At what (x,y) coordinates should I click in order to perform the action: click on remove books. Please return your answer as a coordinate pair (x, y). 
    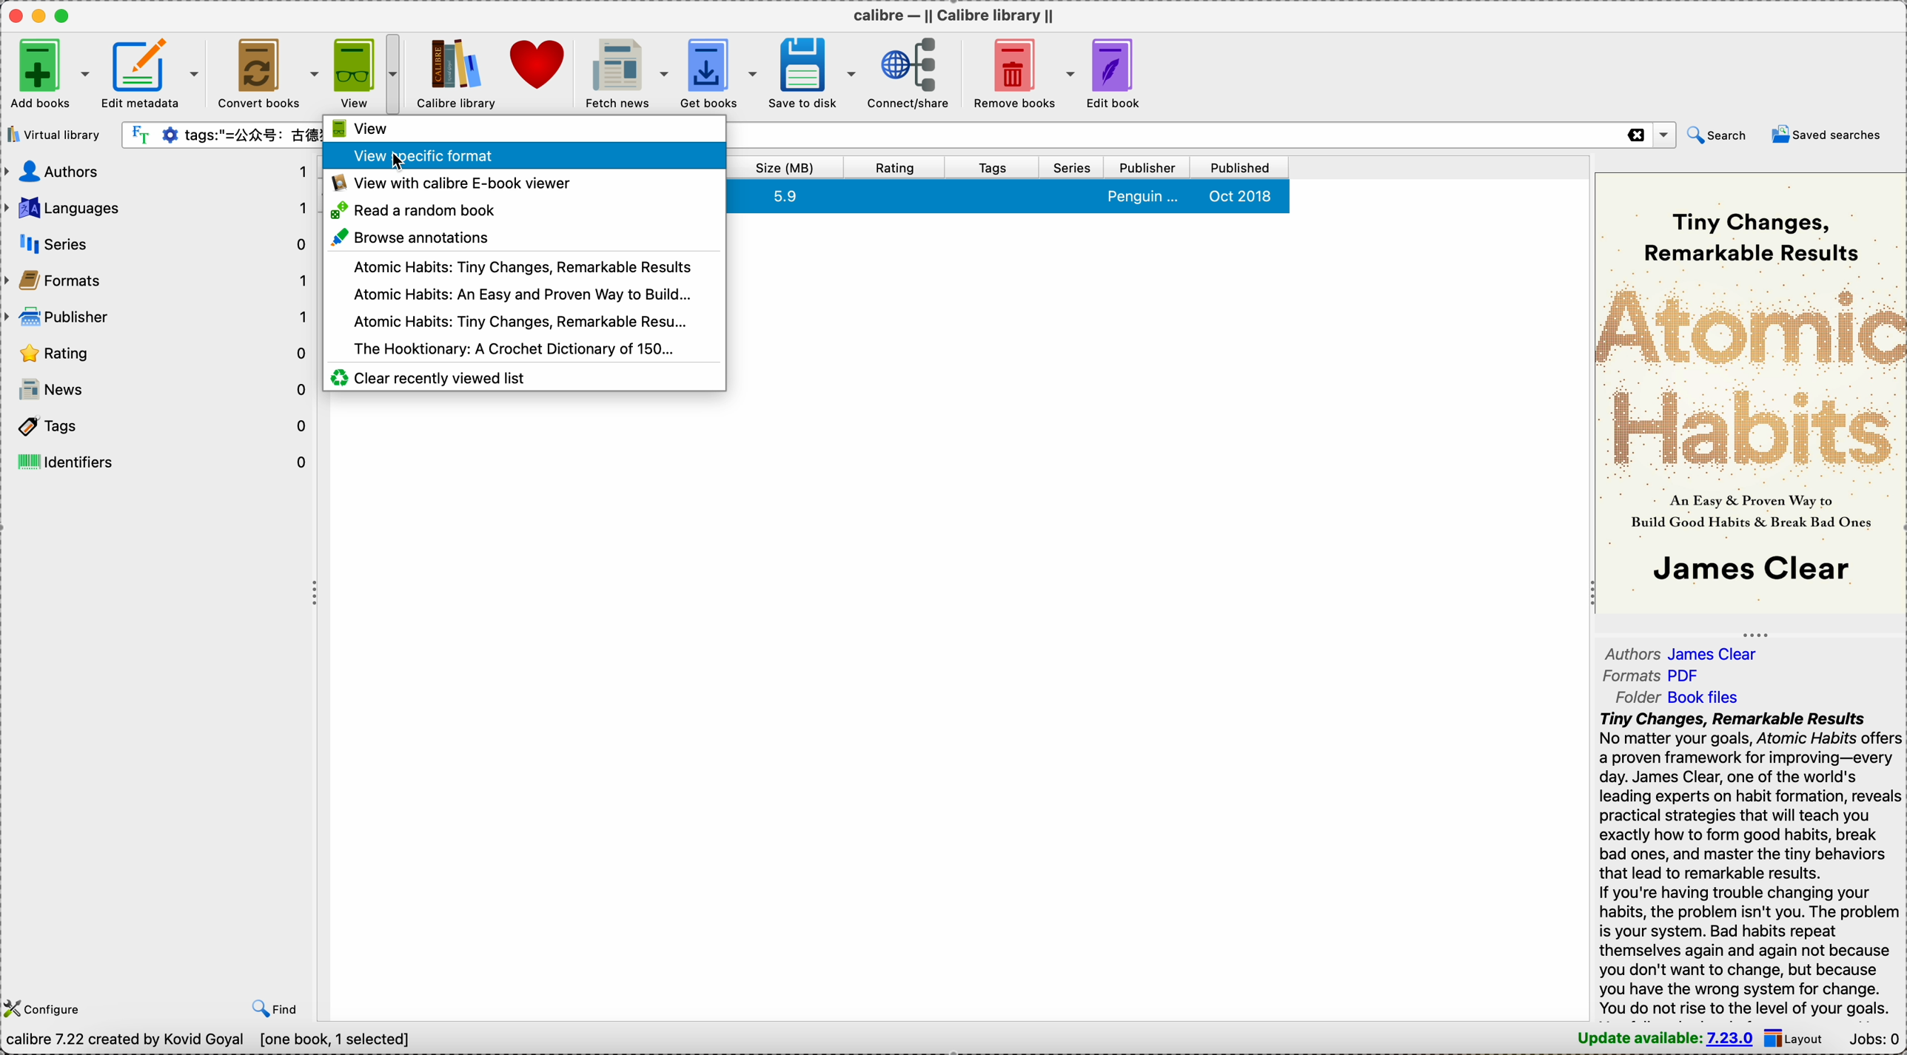
    Looking at the image, I should click on (1019, 75).